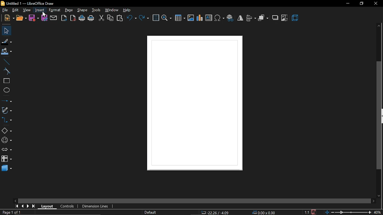 The height and width of the screenshot is (215, 383). What do you see at coordinates (34, 19) in the screenshot?
I see `save` at bounding box center [34, 19].